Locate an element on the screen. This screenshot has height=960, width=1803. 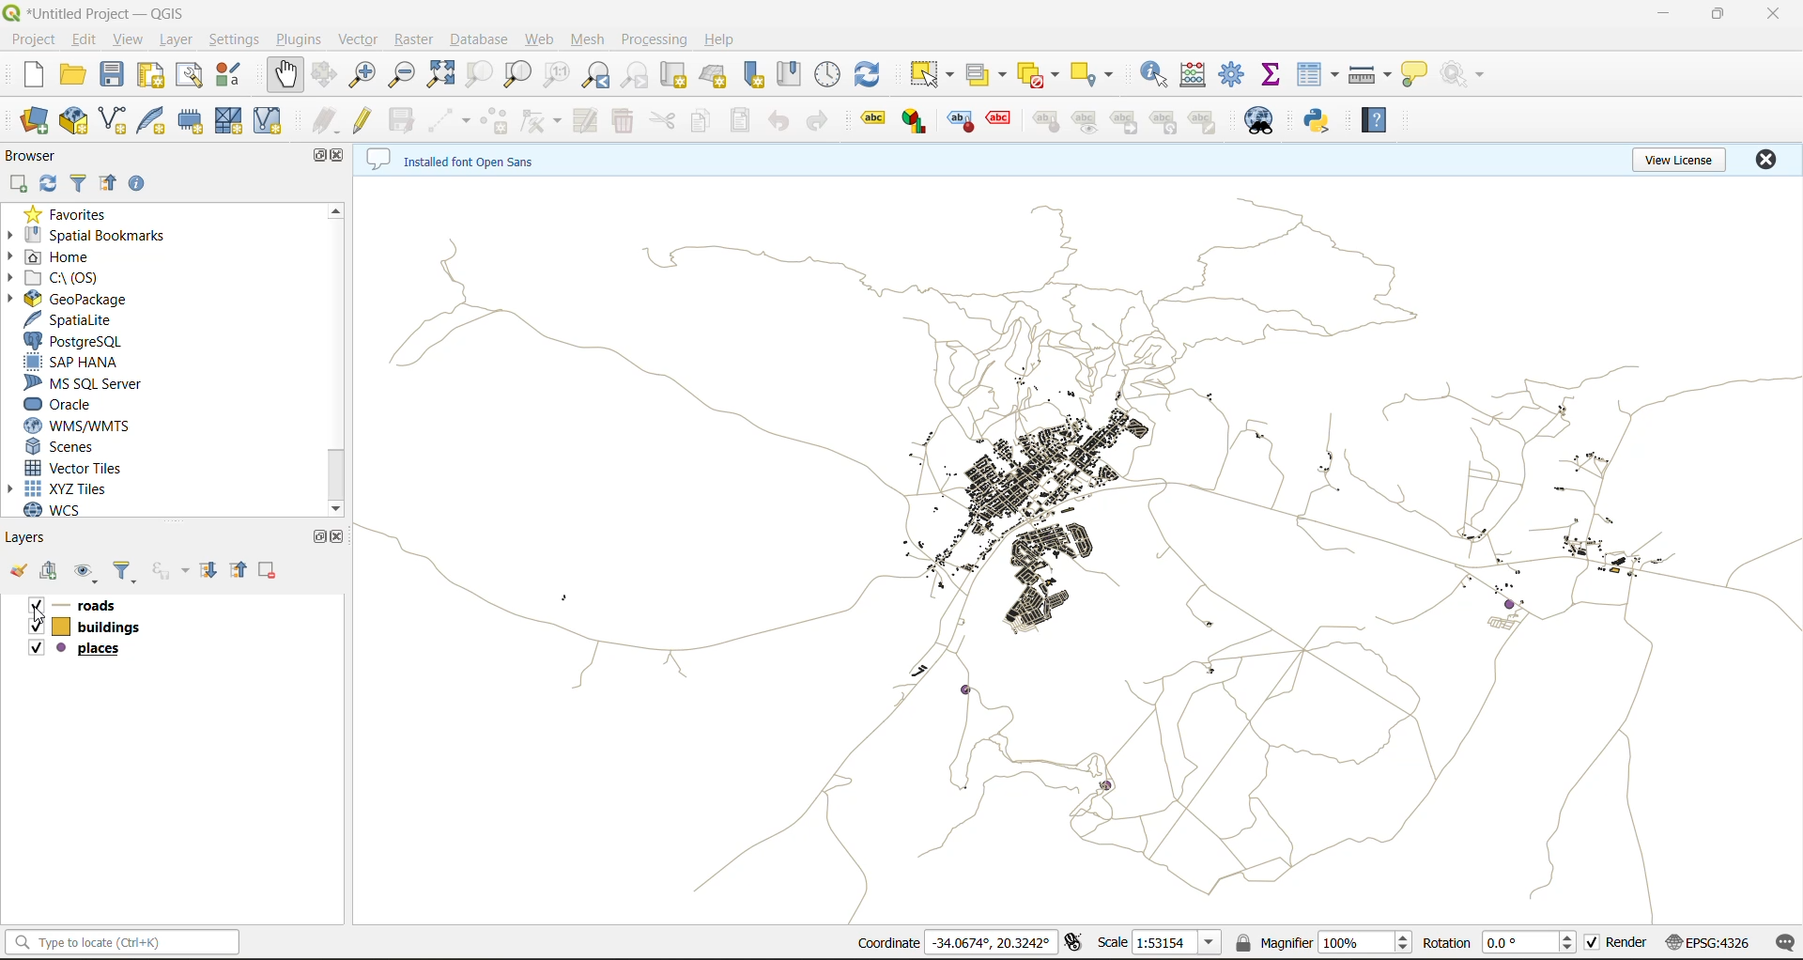
mesh layer is located at coordinates (230, 122).